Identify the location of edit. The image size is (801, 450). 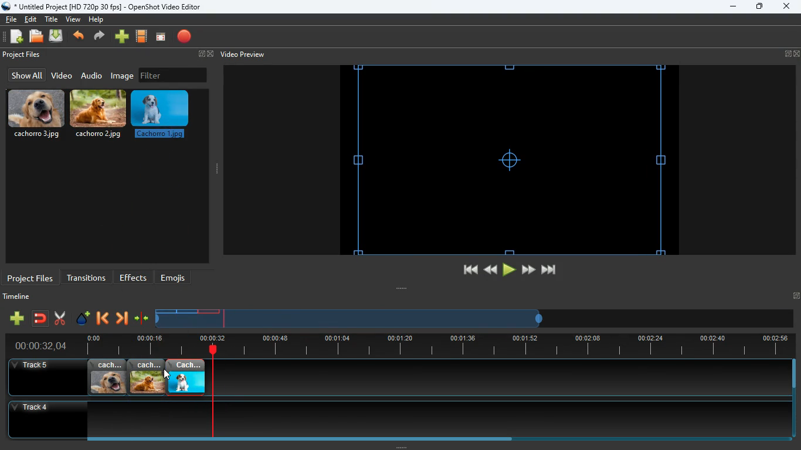
(32, 19).